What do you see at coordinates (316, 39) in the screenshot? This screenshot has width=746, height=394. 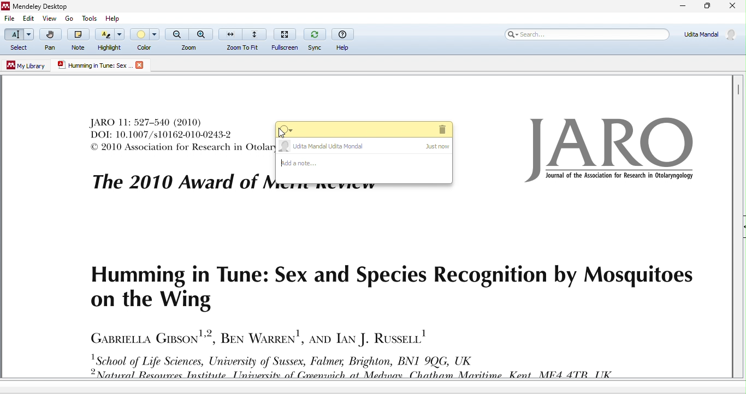 I see `sync` at bounding box center [316, 39].